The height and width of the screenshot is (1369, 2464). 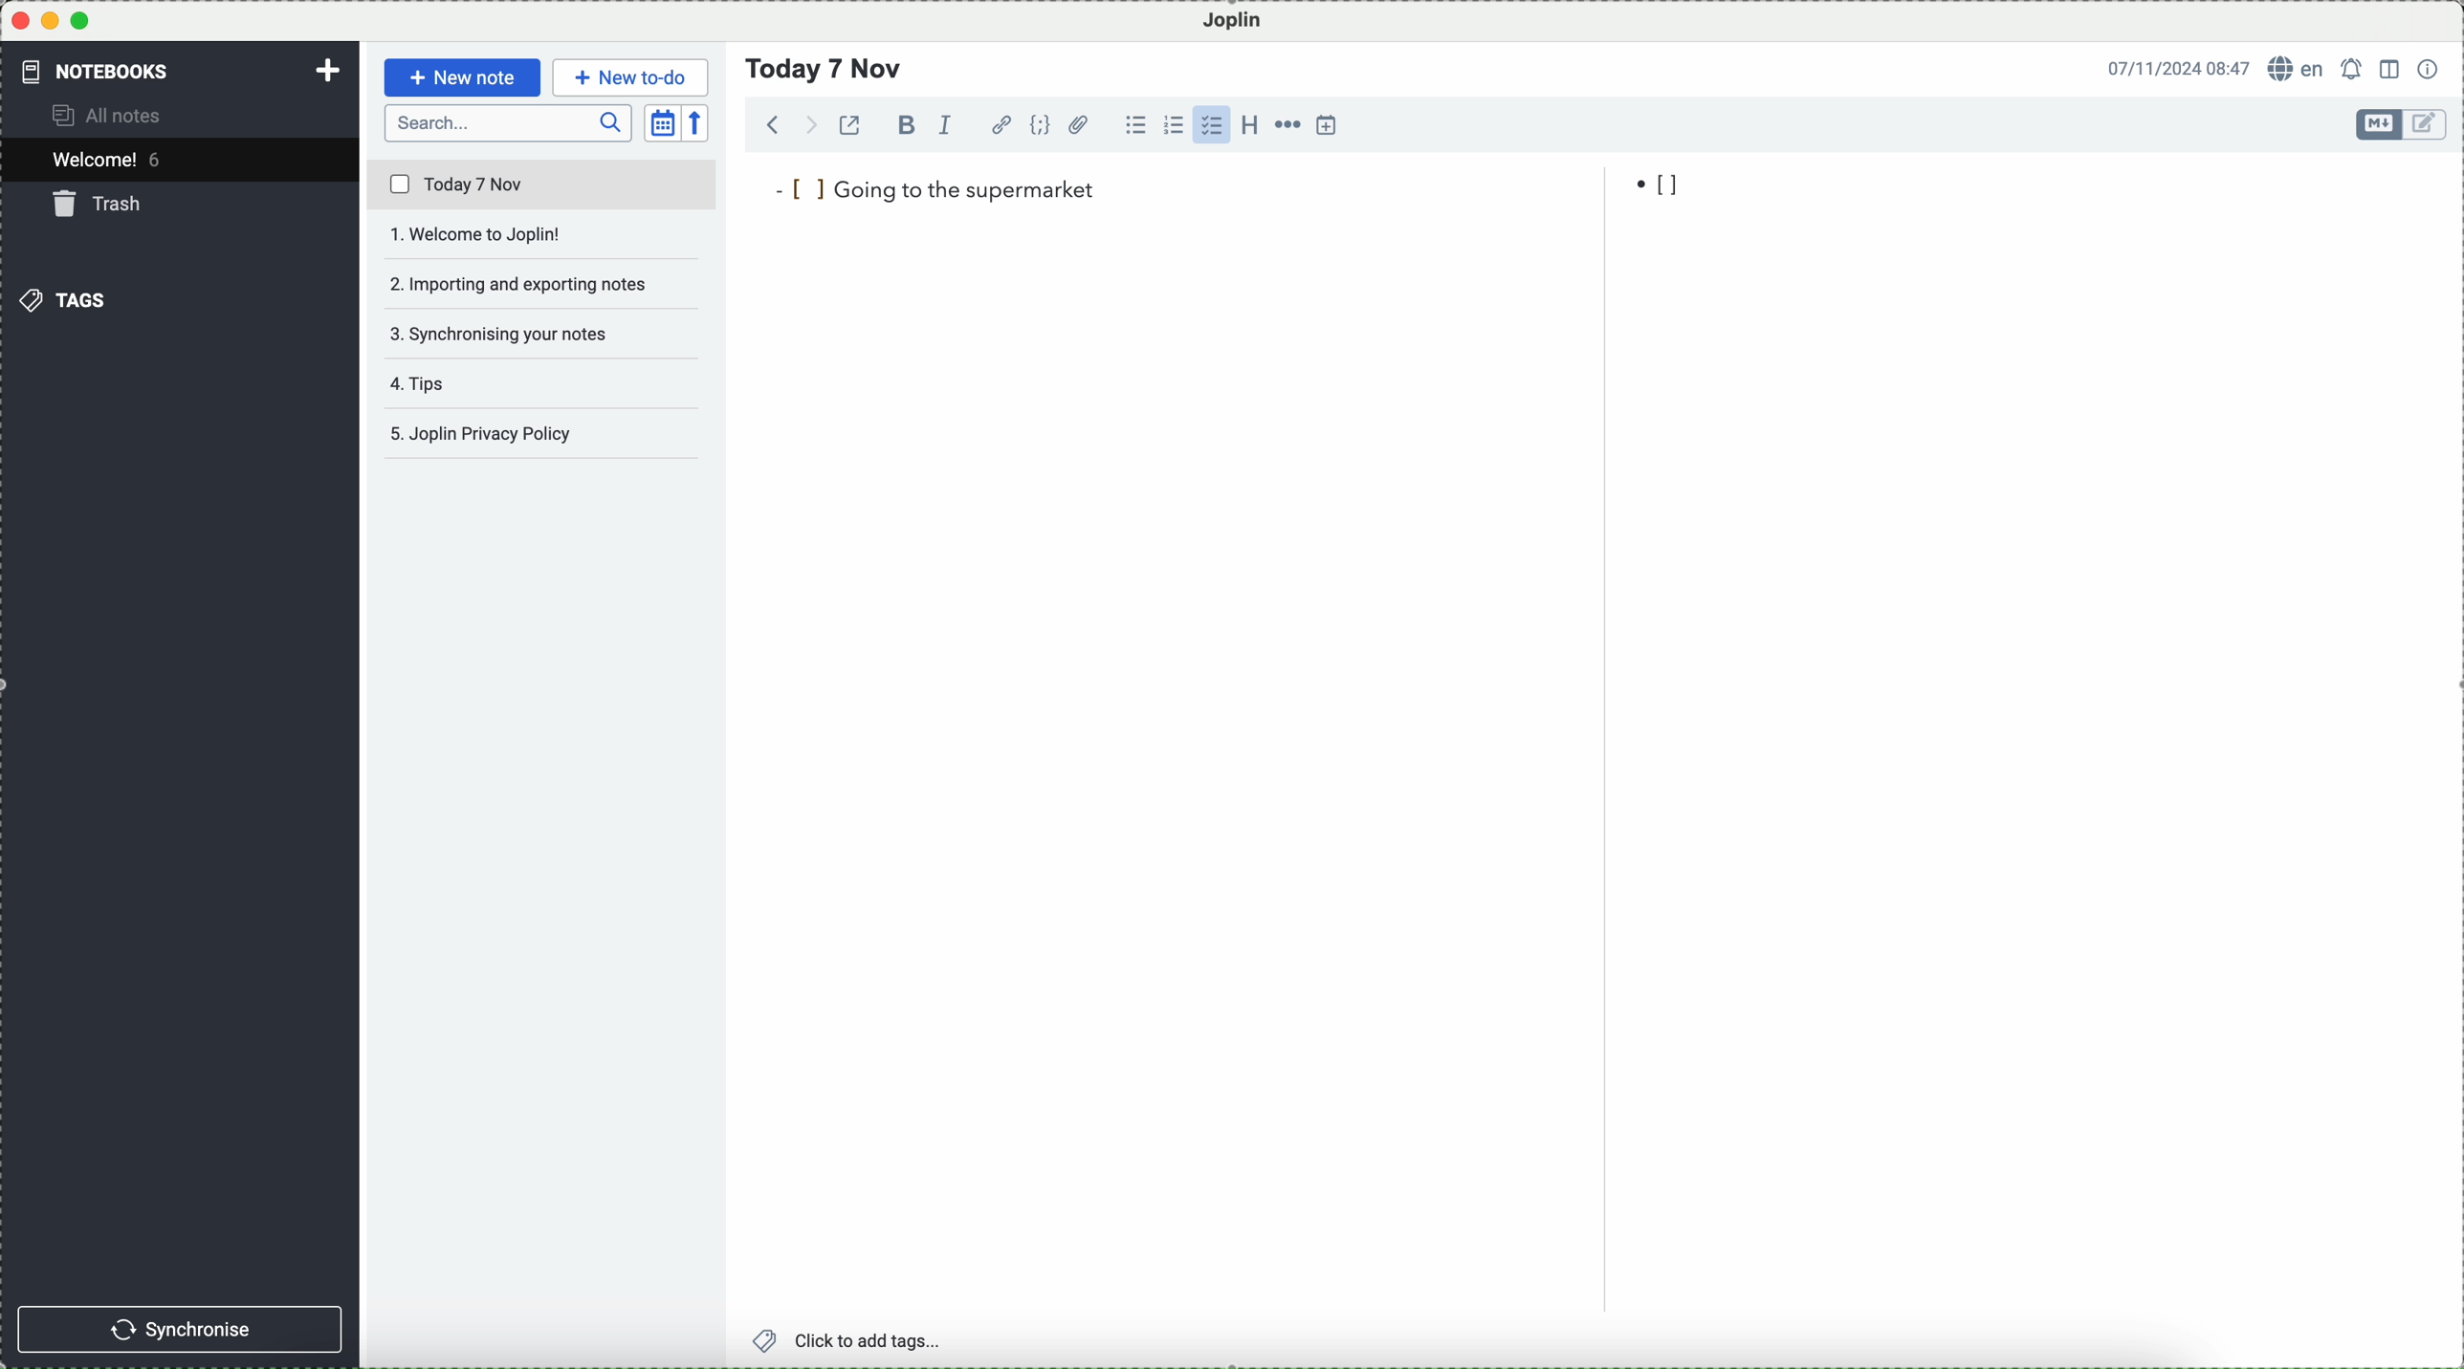 What do you see at coordinates (2354, 69) in the screenshot?
I see `set alarm` at bounding box center [2354, 69].